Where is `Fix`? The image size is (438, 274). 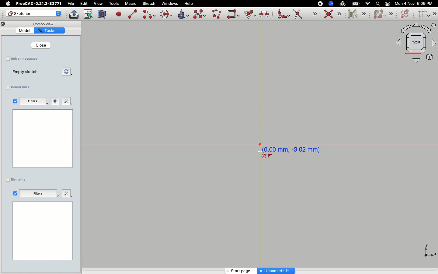
Fix is located at coordinates (66, 193).